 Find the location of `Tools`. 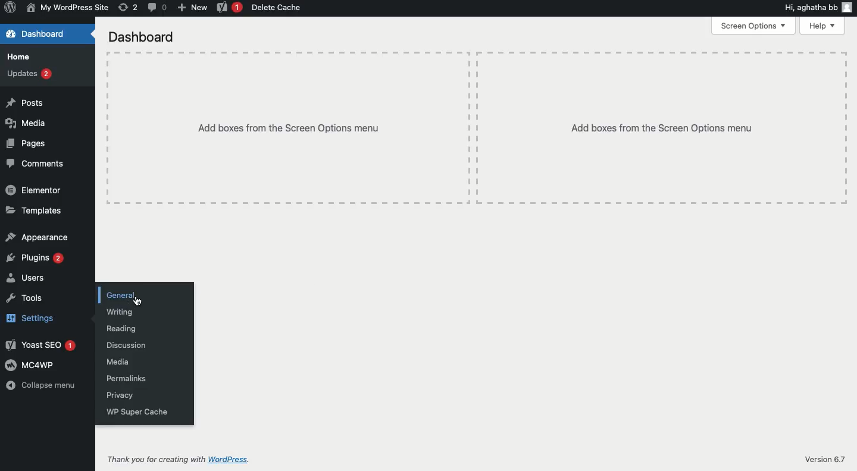

Tools is located at coordinates (24, 298).